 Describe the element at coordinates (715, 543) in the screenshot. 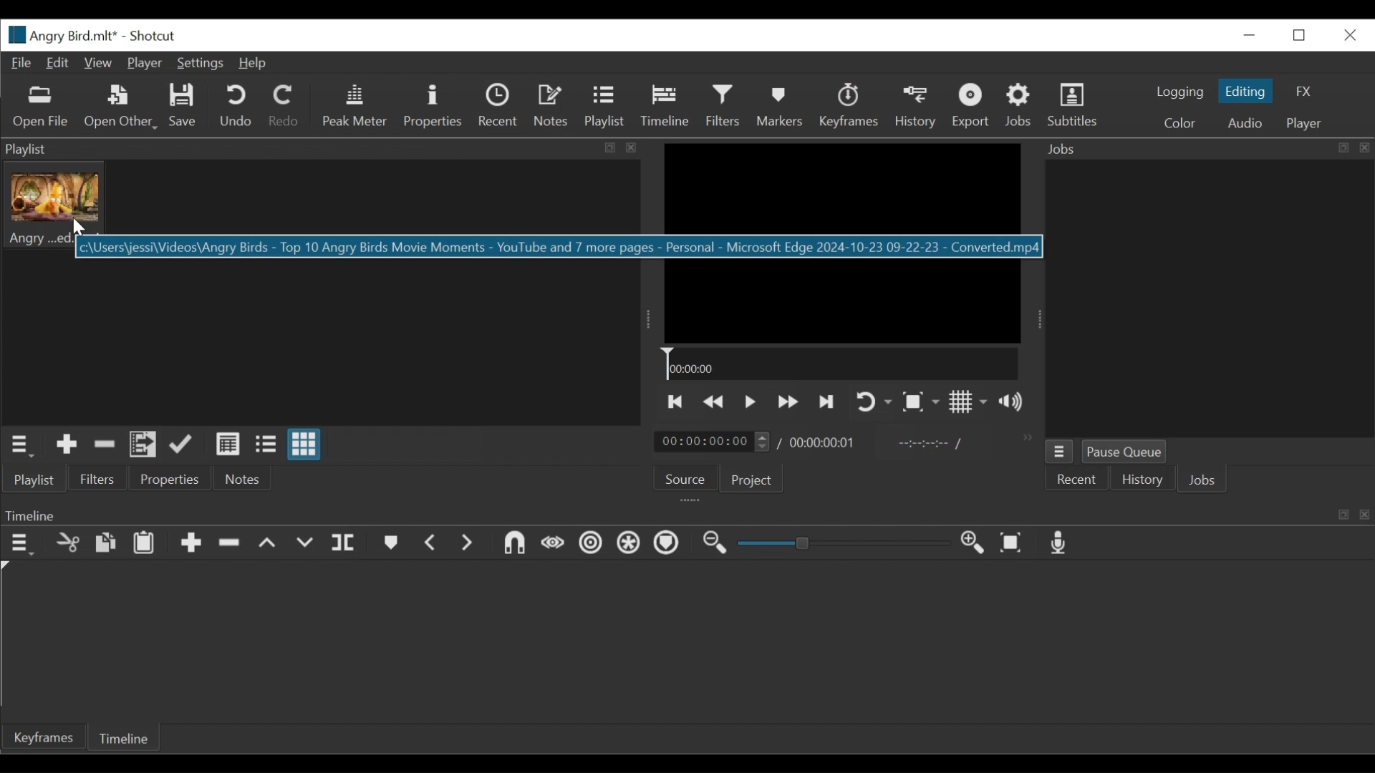

I see `Zoom timeline out` at that location.